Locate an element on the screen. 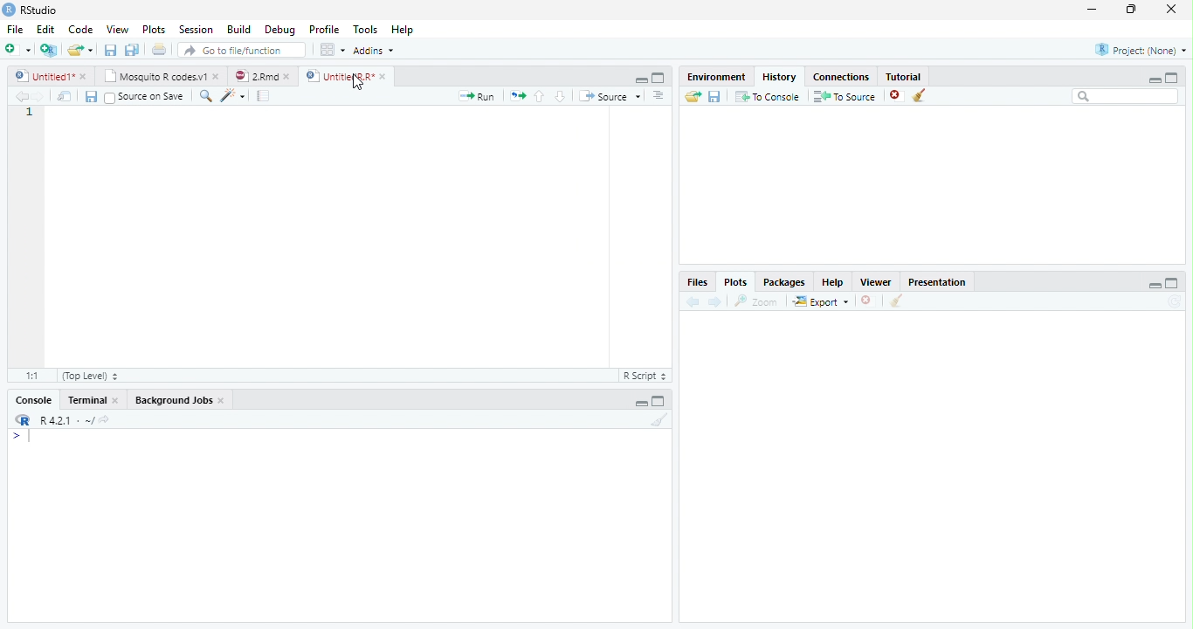 The image size is (1193, 629). Maximize is located at coordinates (659, 78).